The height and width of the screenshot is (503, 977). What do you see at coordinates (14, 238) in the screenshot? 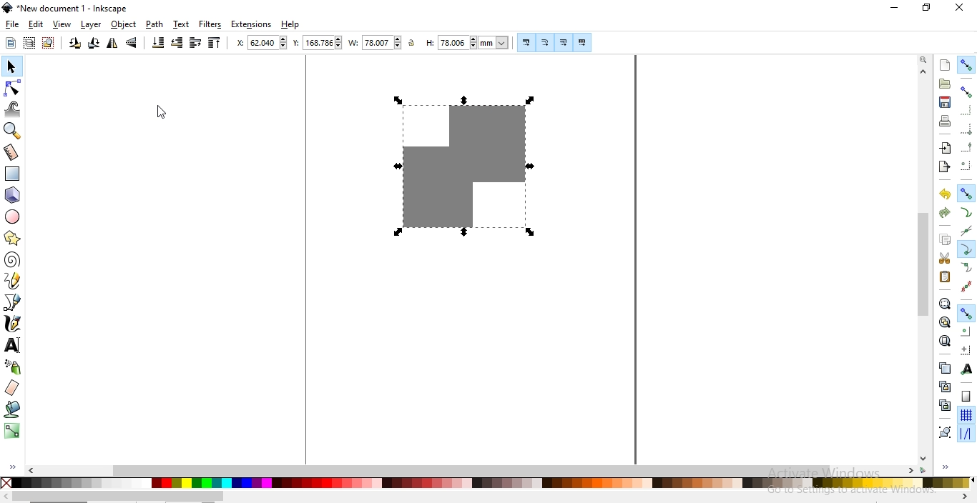
I see `create stars and polygon` at bounding box center [14, 238].